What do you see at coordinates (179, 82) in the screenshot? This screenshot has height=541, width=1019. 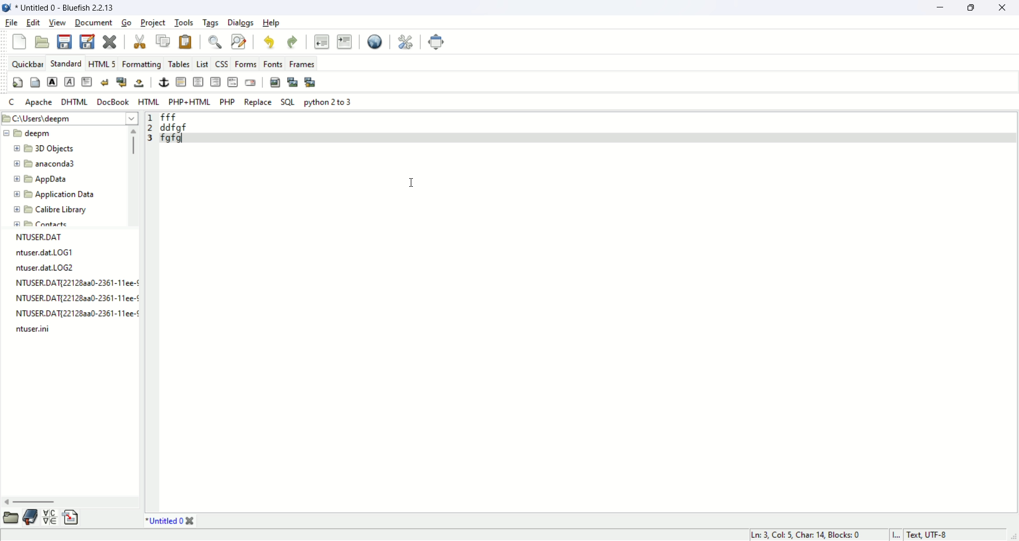 I see `horizontal rule` at bounding box center [179, 82].